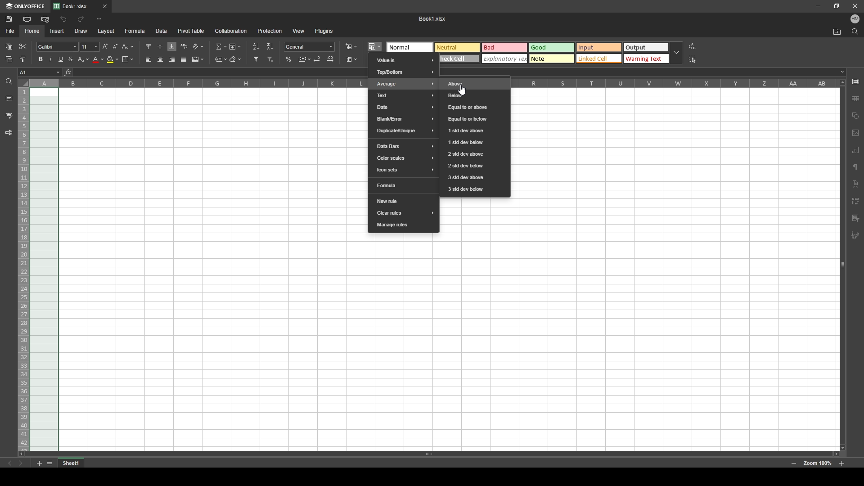 This screenshot has height=486, width=864. I want to click on cursor, so click(382, 86).